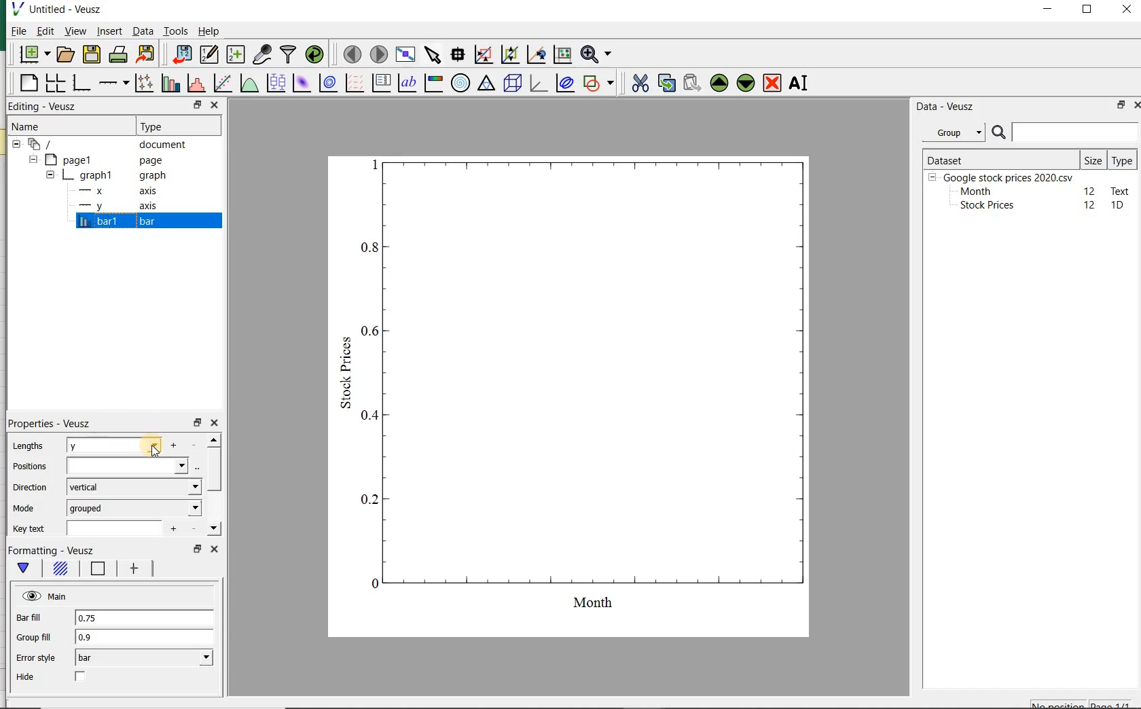 The image size is (1141, 709). What do you see at coordinates (98, 568) in the screenshot?
I see `Line` at bounding box center [98, 568].